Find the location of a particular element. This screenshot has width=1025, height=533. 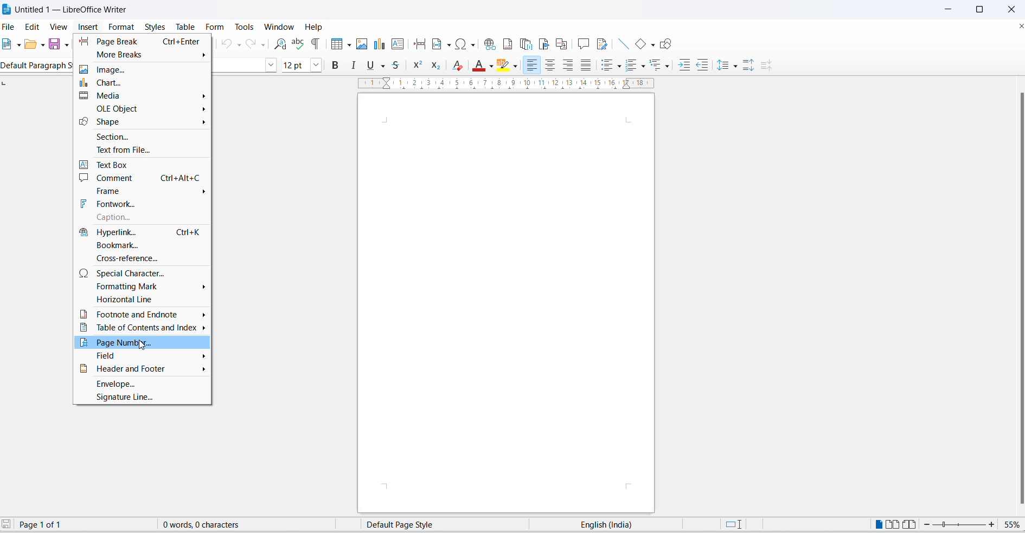

text box is located at coordinates (142, 165).